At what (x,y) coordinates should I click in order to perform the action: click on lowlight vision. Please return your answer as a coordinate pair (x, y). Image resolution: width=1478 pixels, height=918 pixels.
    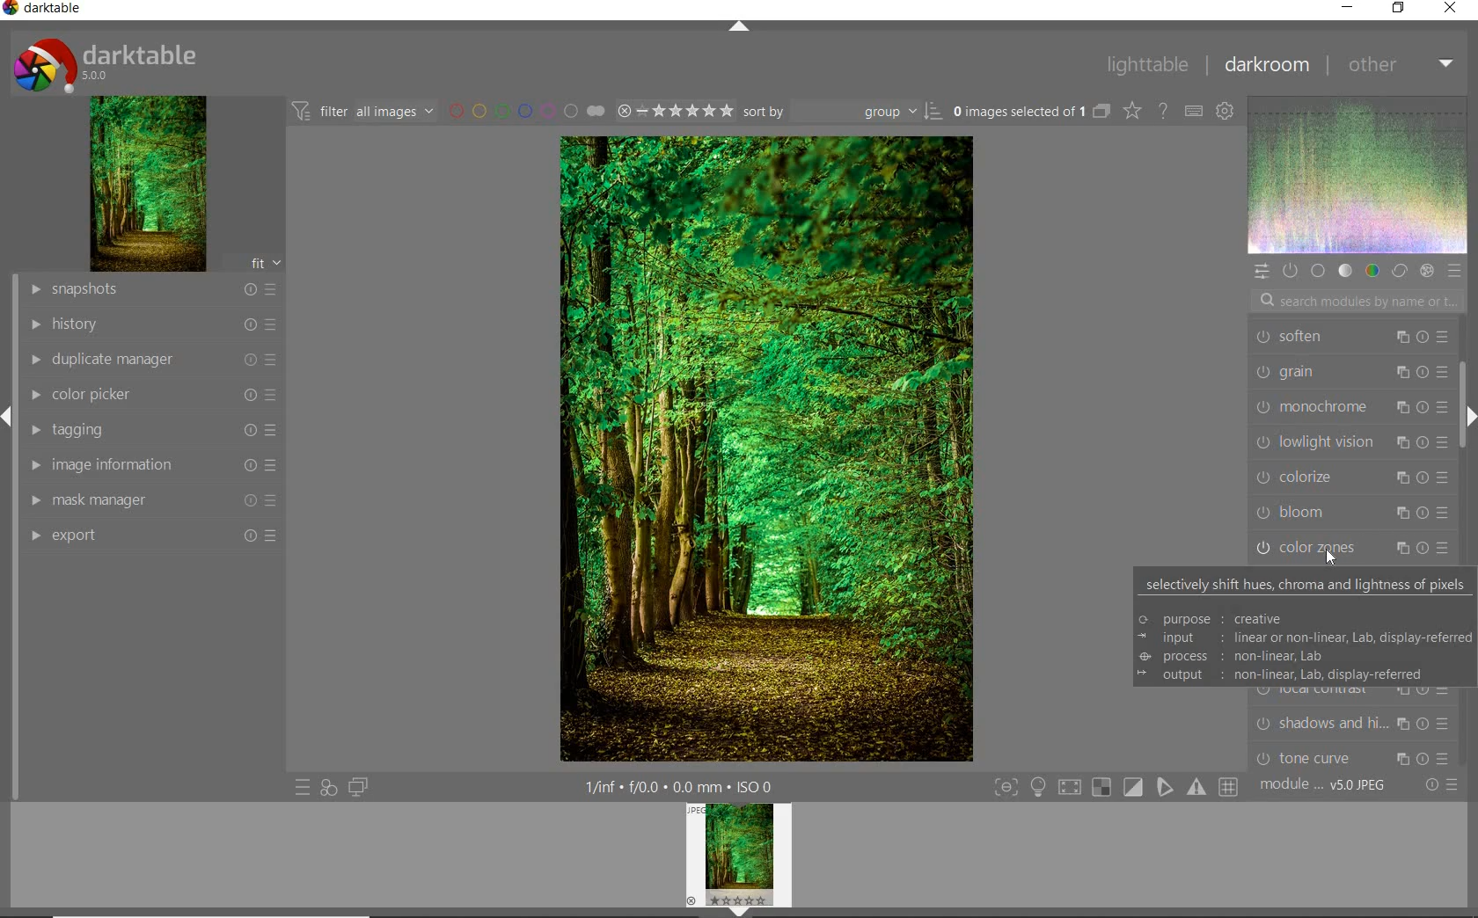
    Looking at the image, I should click on (1352, 441).